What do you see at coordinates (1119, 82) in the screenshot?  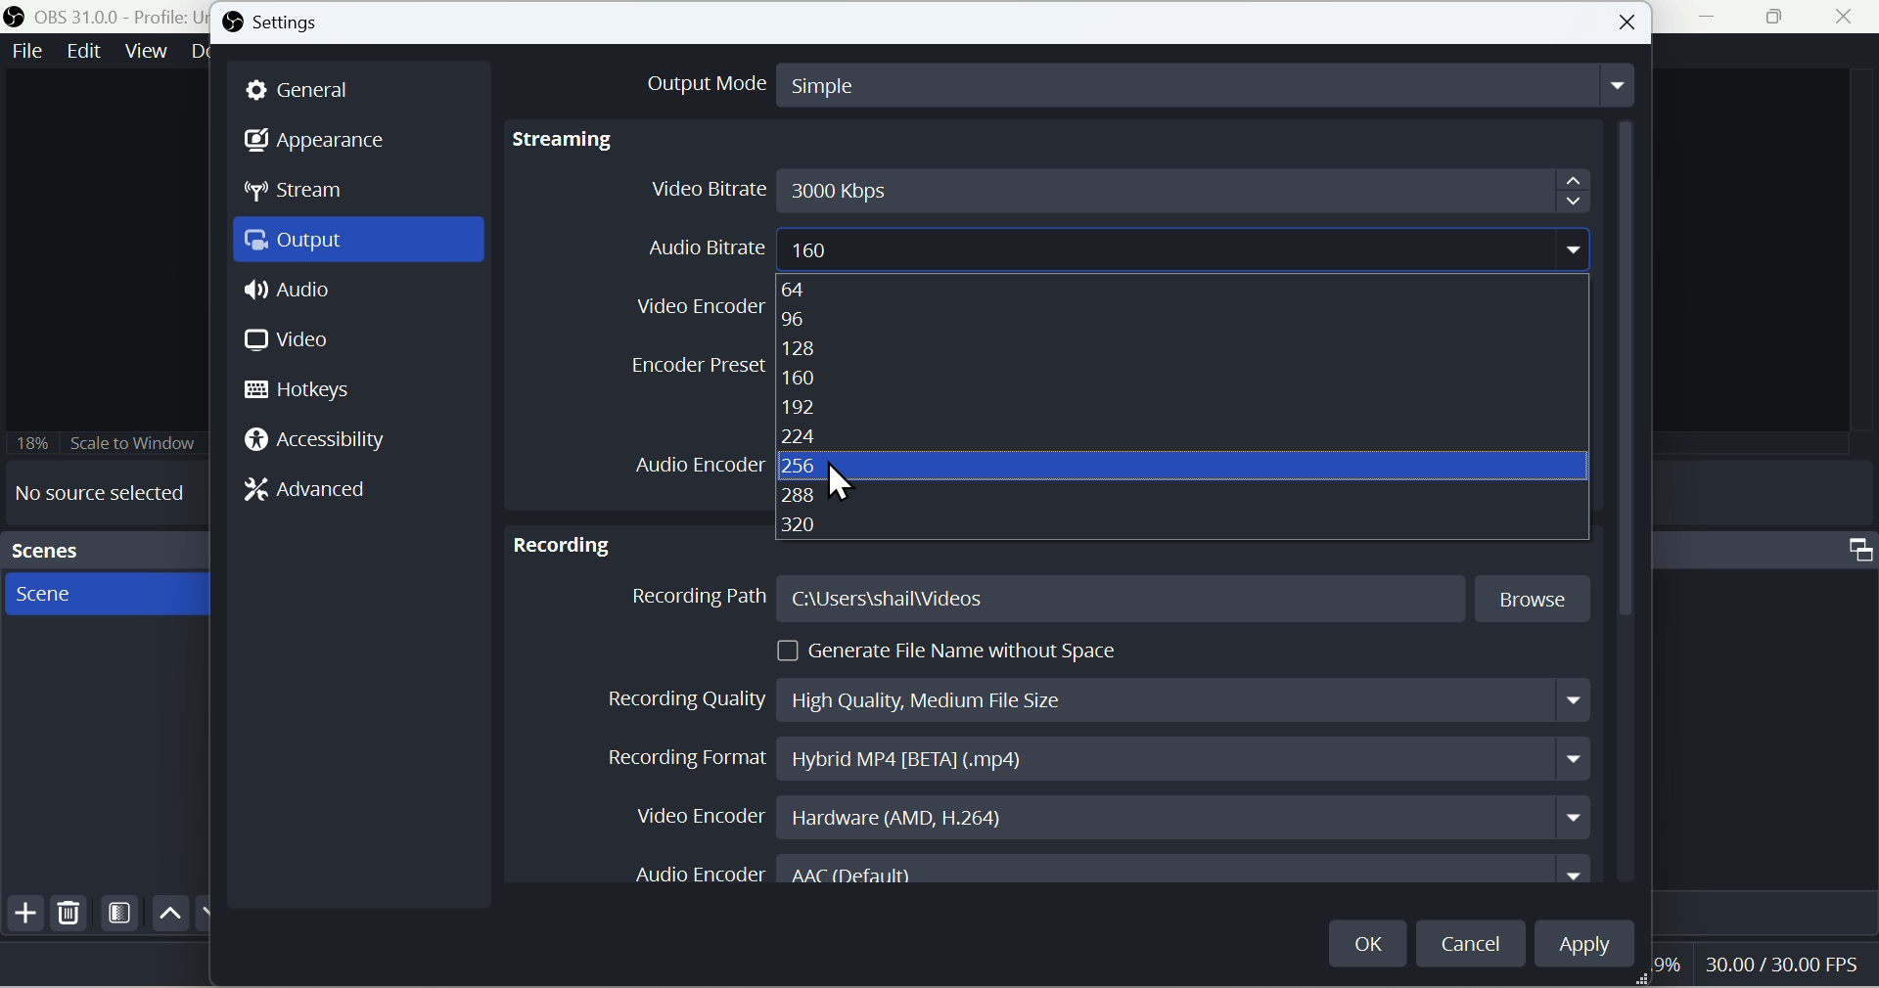 I see `Output Mode` at bounding box center [1119, 82].